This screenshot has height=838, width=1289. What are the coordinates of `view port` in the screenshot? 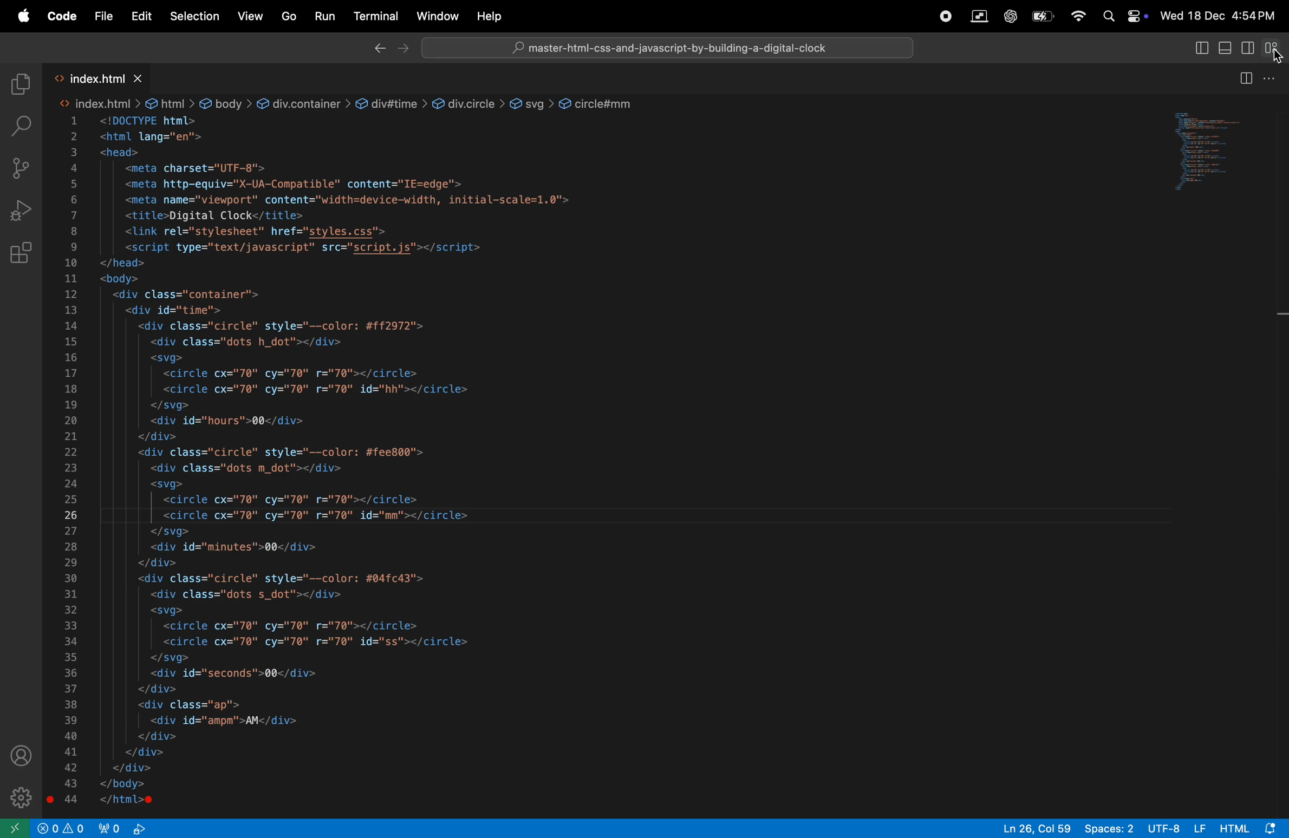 It's located at (123, 827).